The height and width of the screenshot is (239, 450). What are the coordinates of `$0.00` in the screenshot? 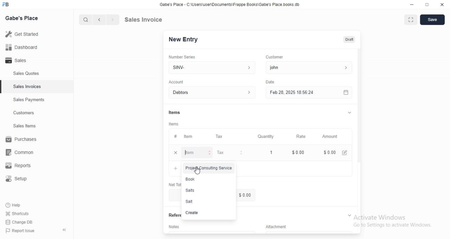 It's located at (299, 152).